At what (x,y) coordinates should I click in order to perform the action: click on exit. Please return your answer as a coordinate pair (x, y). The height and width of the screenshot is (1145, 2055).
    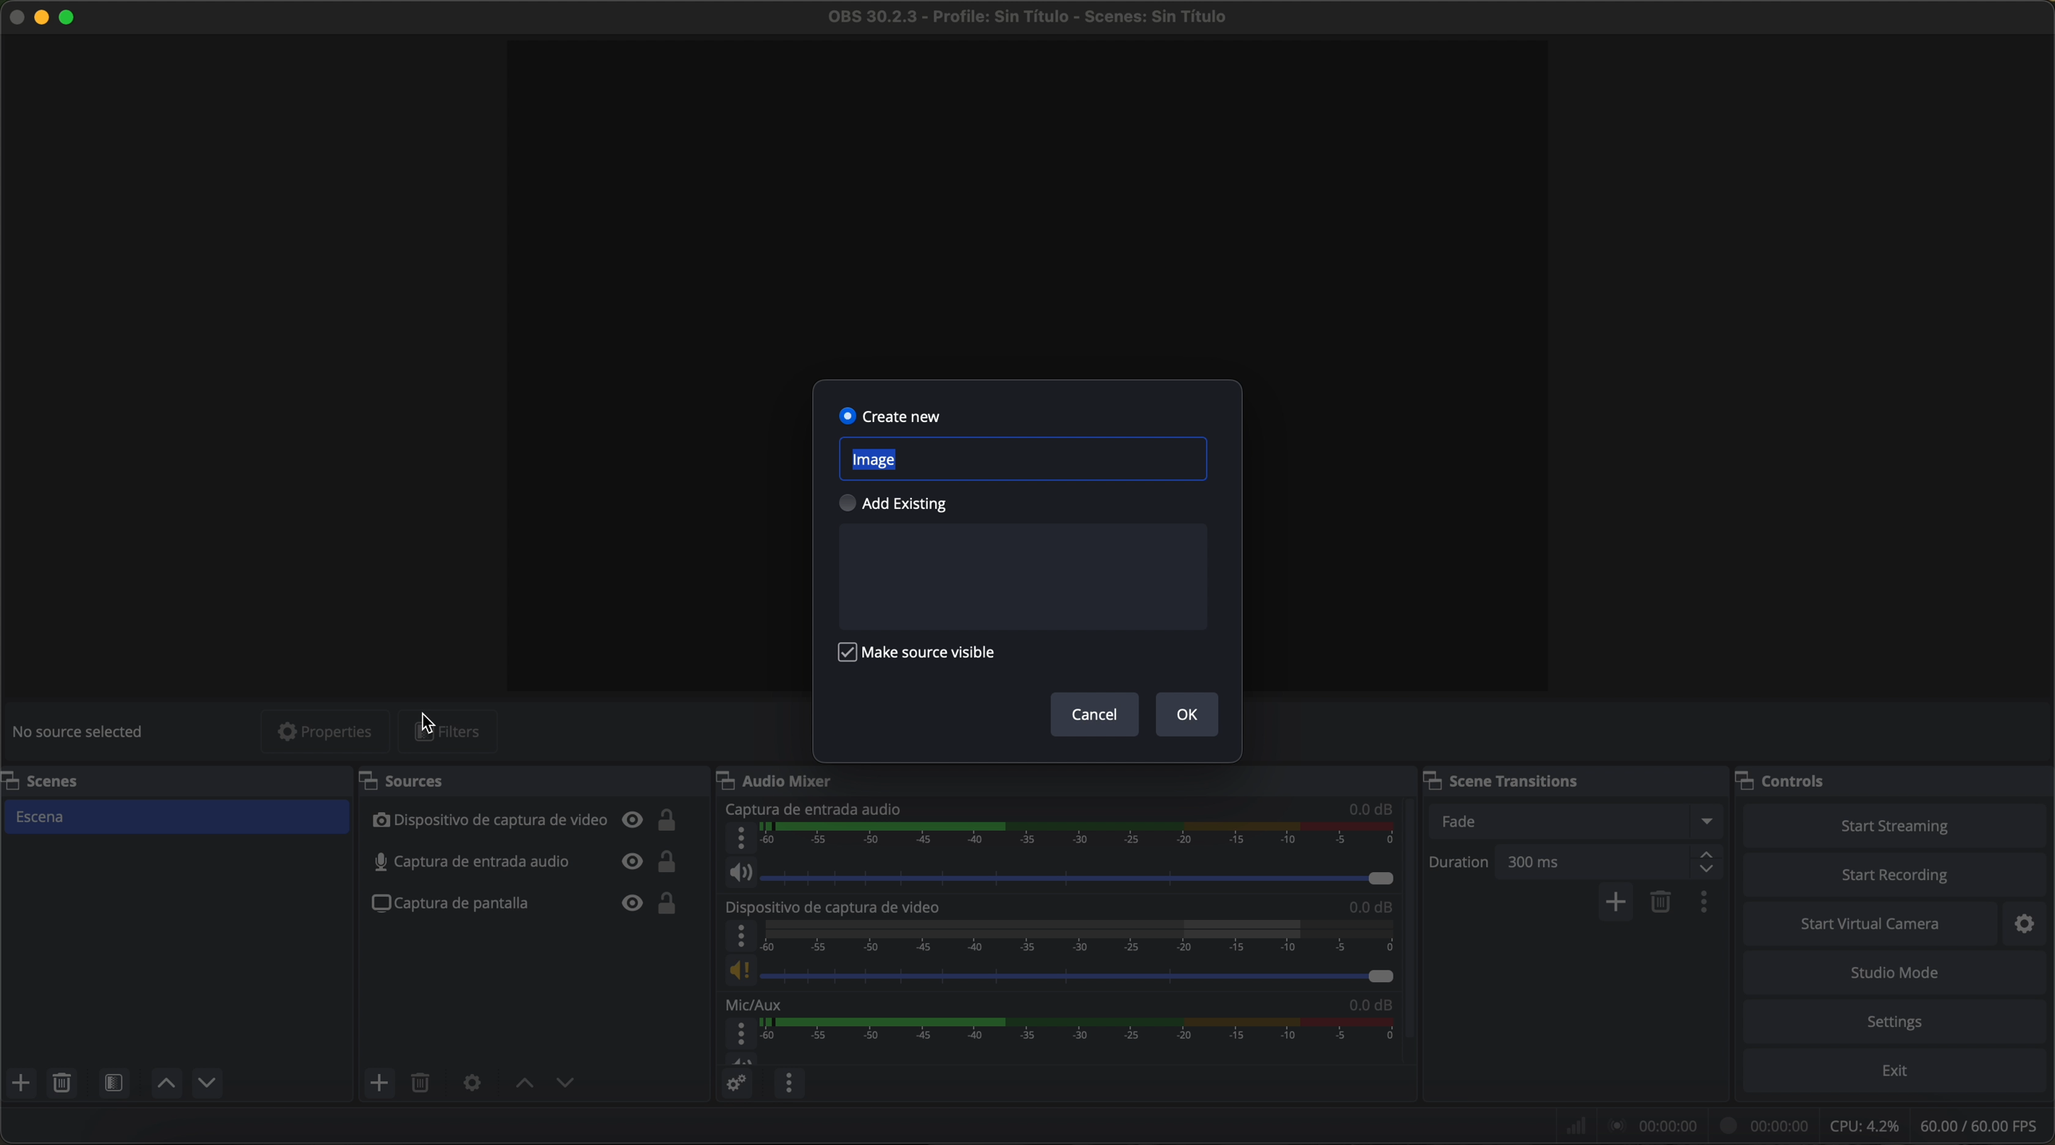
    Looking at the image, I should click on (1897, 1072).